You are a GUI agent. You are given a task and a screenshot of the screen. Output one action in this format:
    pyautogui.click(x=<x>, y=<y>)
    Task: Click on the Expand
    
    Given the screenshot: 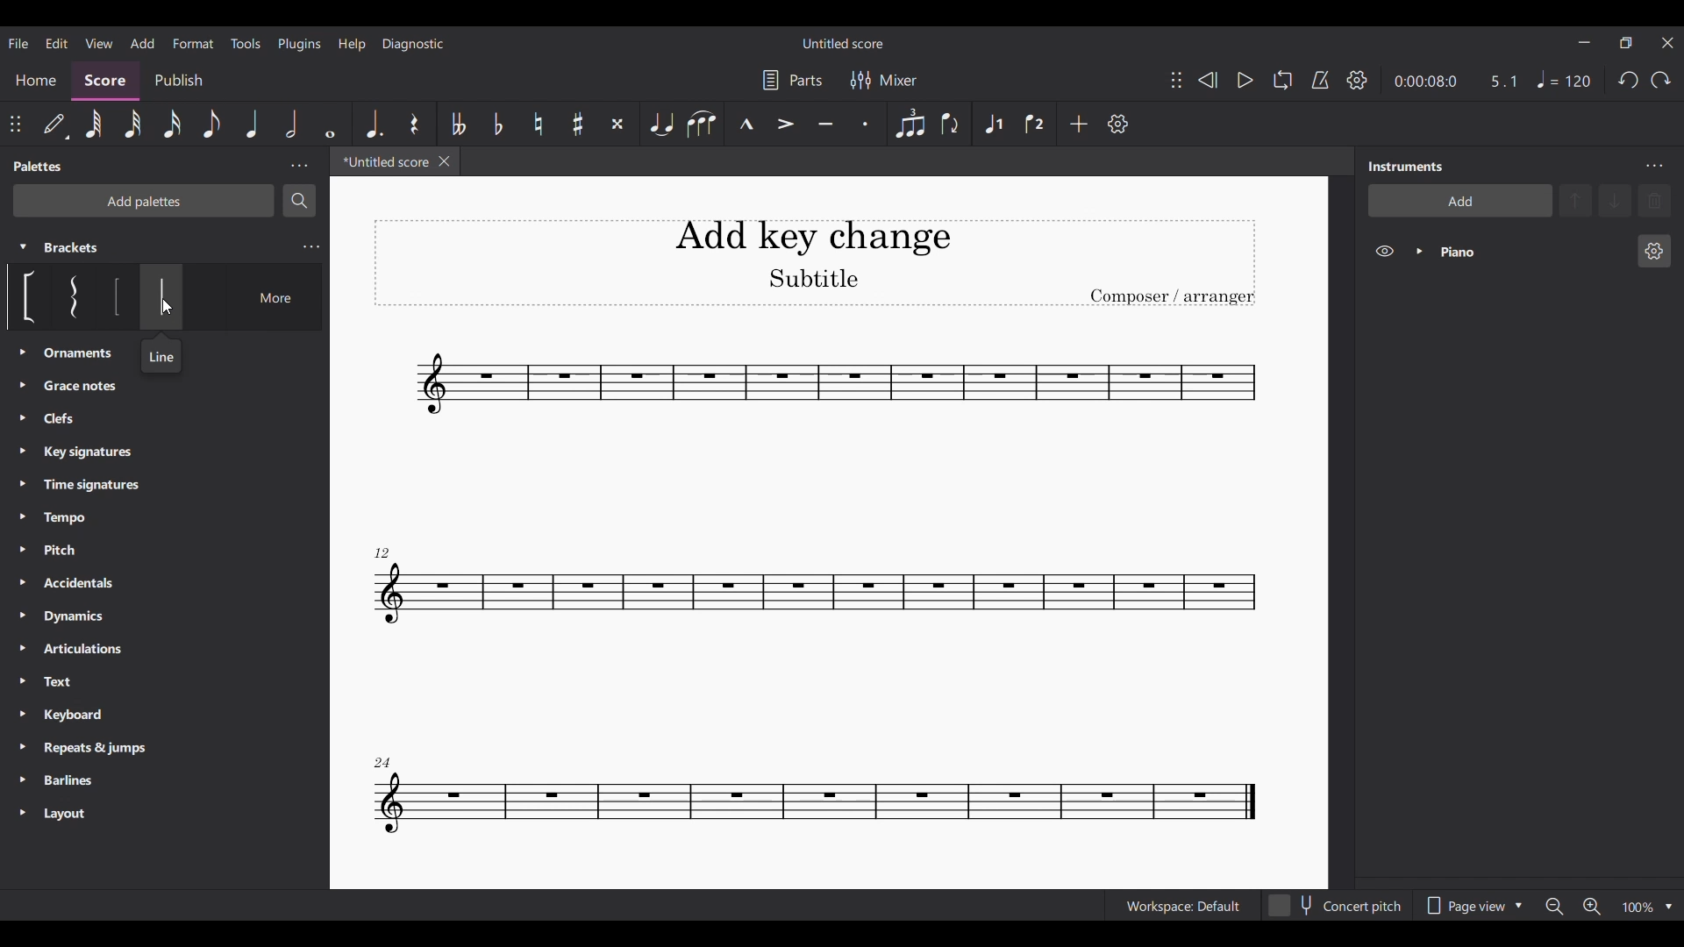 What is the action you would take?
    pyautogui.click(x=1420, y=251)
    